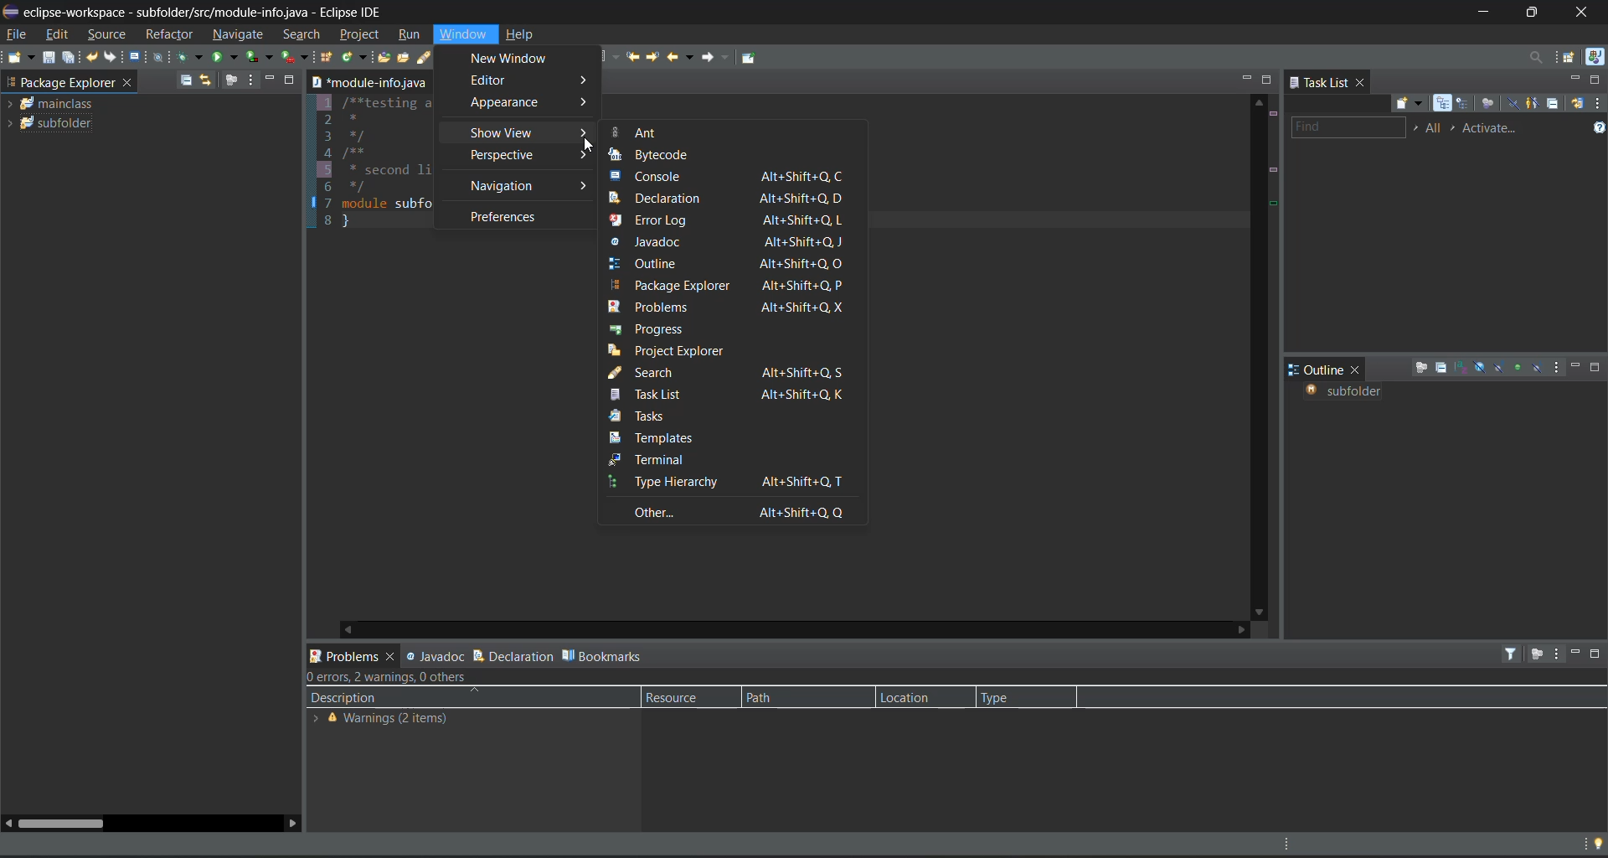  Describe the element at coordinates (1539, 370) in the screenshot. I see `hide local types` at that location.